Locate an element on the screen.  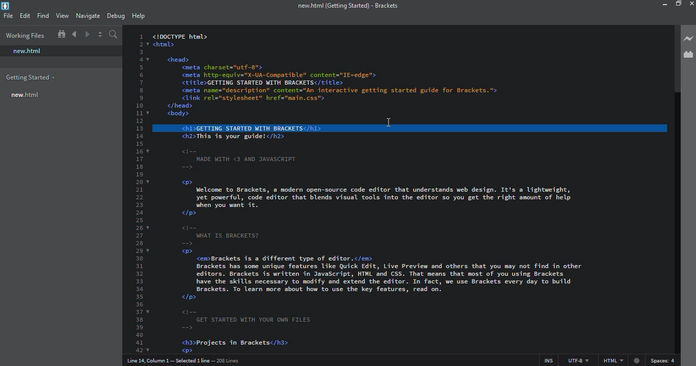
test code is located at coordinates (370, 74).